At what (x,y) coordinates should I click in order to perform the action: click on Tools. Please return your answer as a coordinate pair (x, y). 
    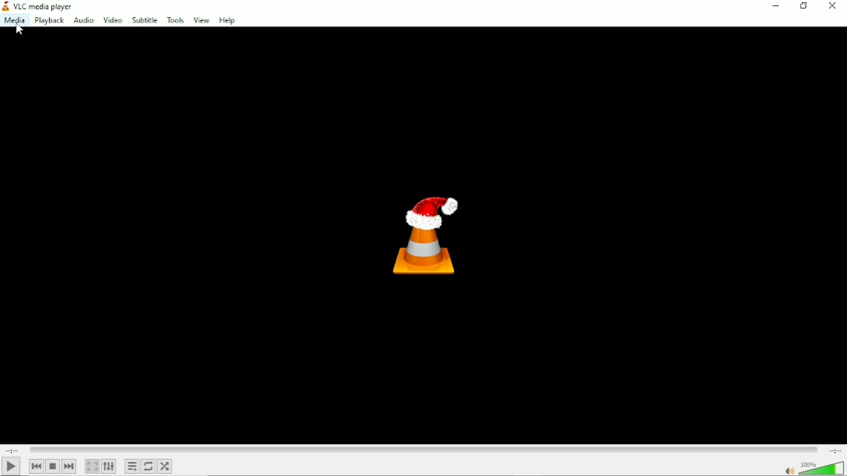
    Looking at the image, I should click on (176, 19).